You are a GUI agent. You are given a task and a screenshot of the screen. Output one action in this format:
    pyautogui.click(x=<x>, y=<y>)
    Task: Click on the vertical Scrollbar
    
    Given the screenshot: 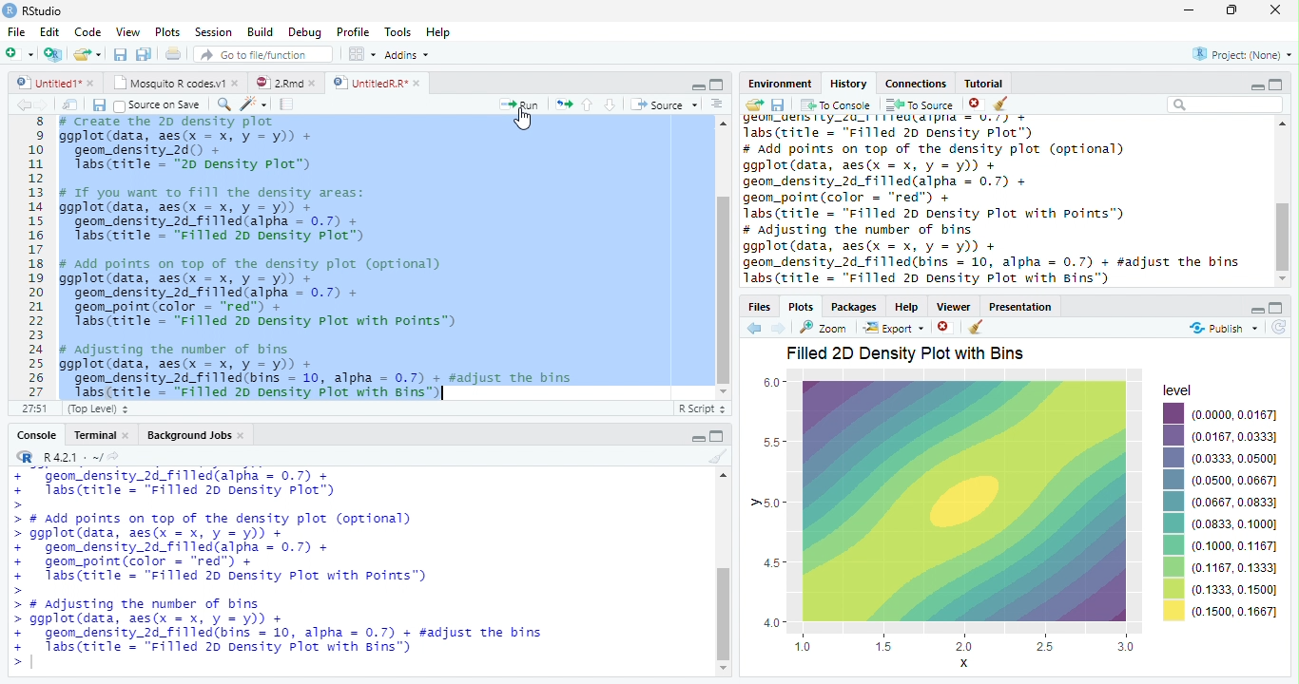 What is the action you would take?
    pyautogui.click(x=721, y=614)
    